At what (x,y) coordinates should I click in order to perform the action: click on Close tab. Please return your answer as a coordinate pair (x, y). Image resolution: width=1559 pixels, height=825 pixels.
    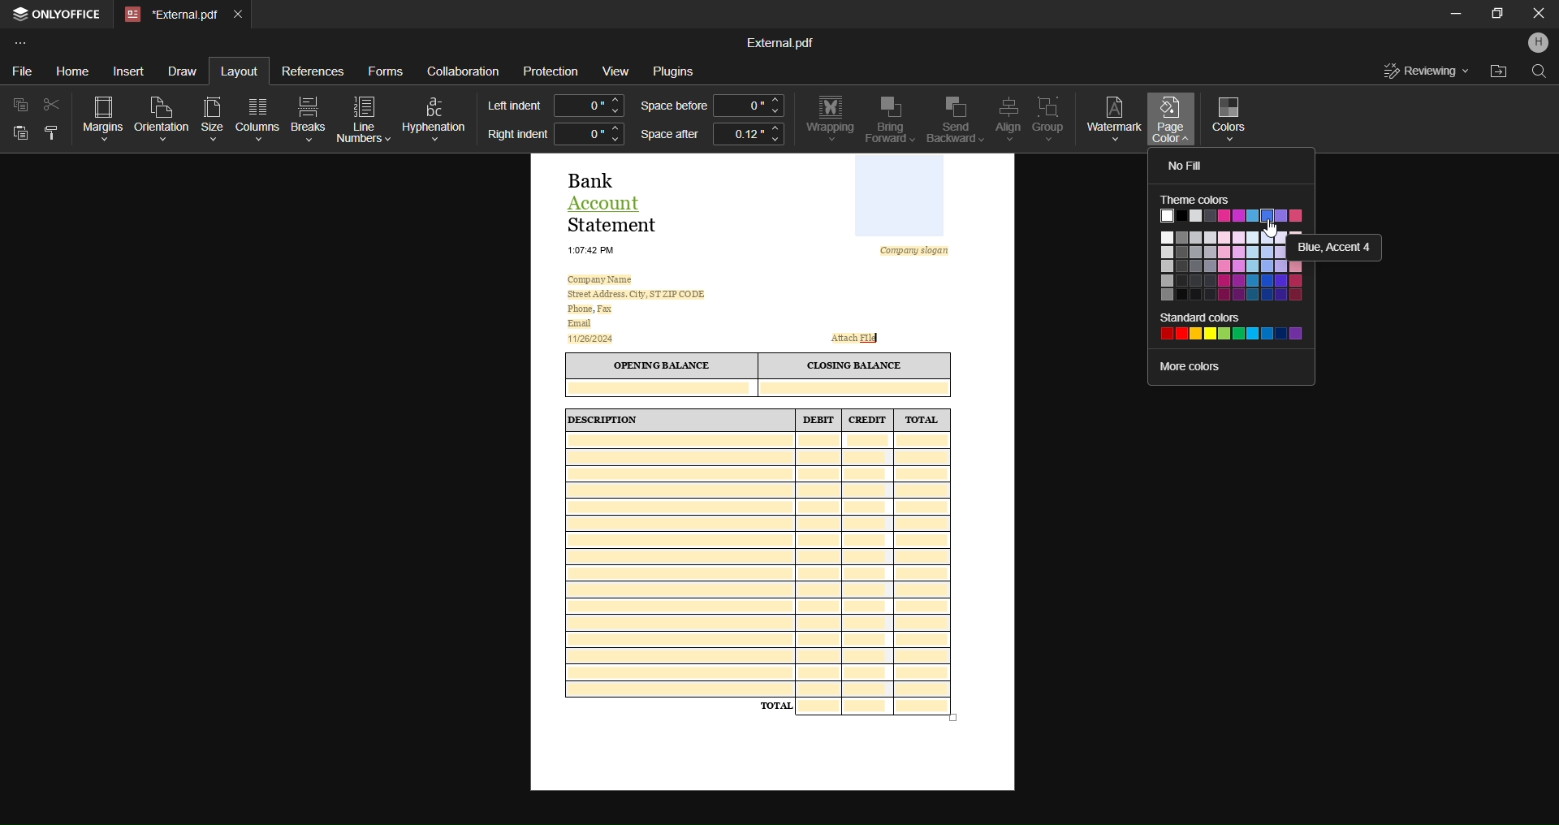
    Looking at the image, I should click on (240, 16).